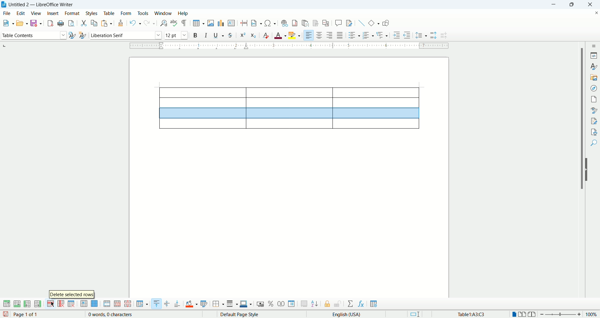  What do you see at coordinates (292, 305) in the screenshot?
I see `number format` at bounding box center [292, 305].